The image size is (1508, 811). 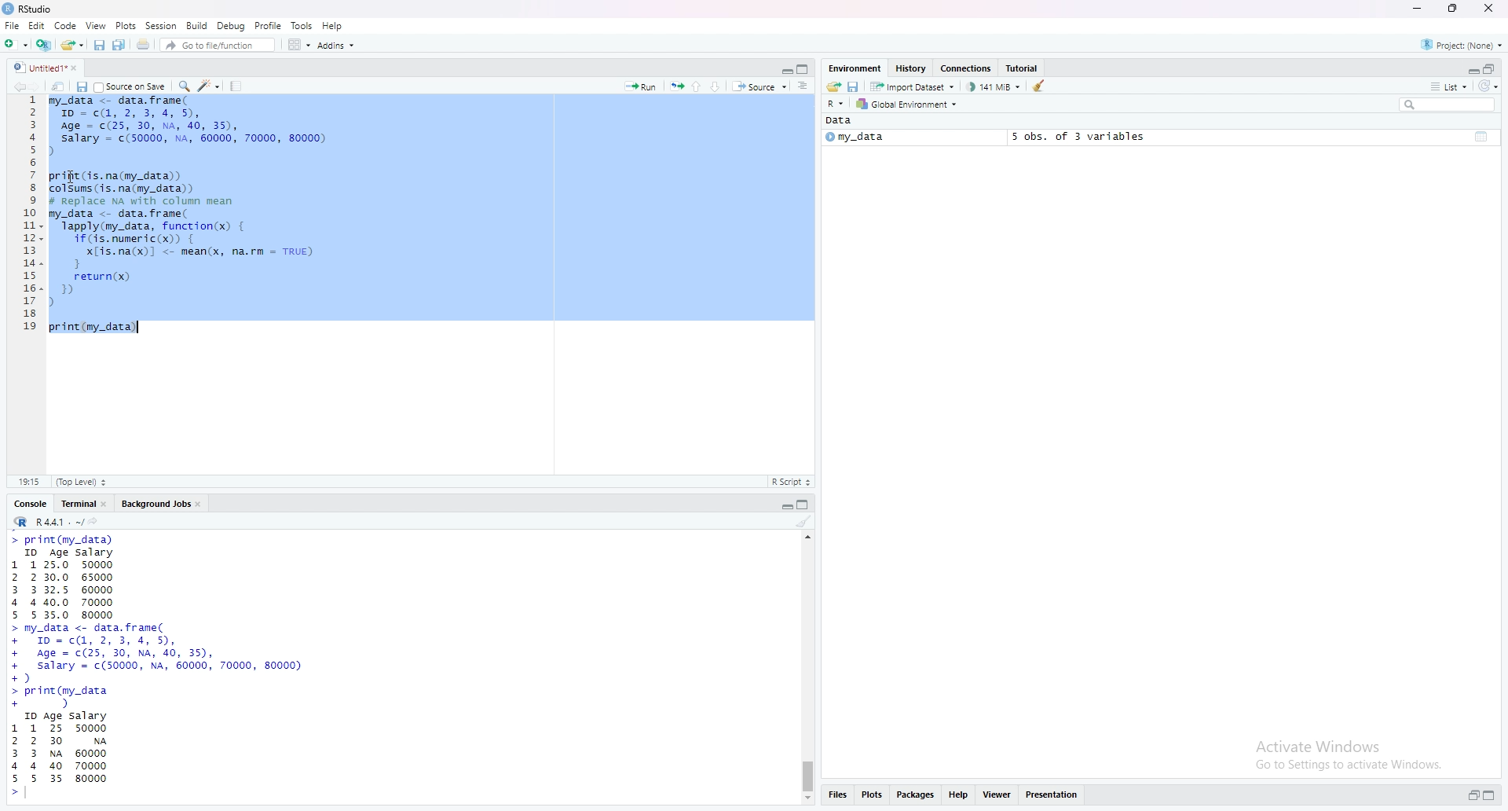 I want to click on Session, so click(x=163, y=25).